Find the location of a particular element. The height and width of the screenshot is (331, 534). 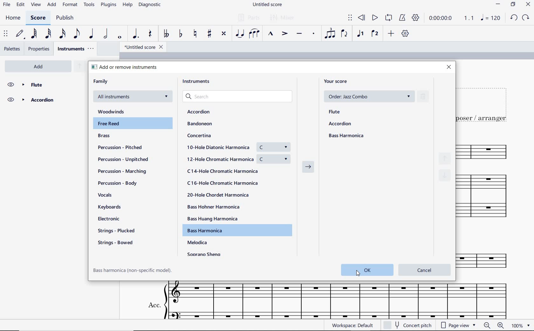

Playback speed is located at coordinates (469, 18).